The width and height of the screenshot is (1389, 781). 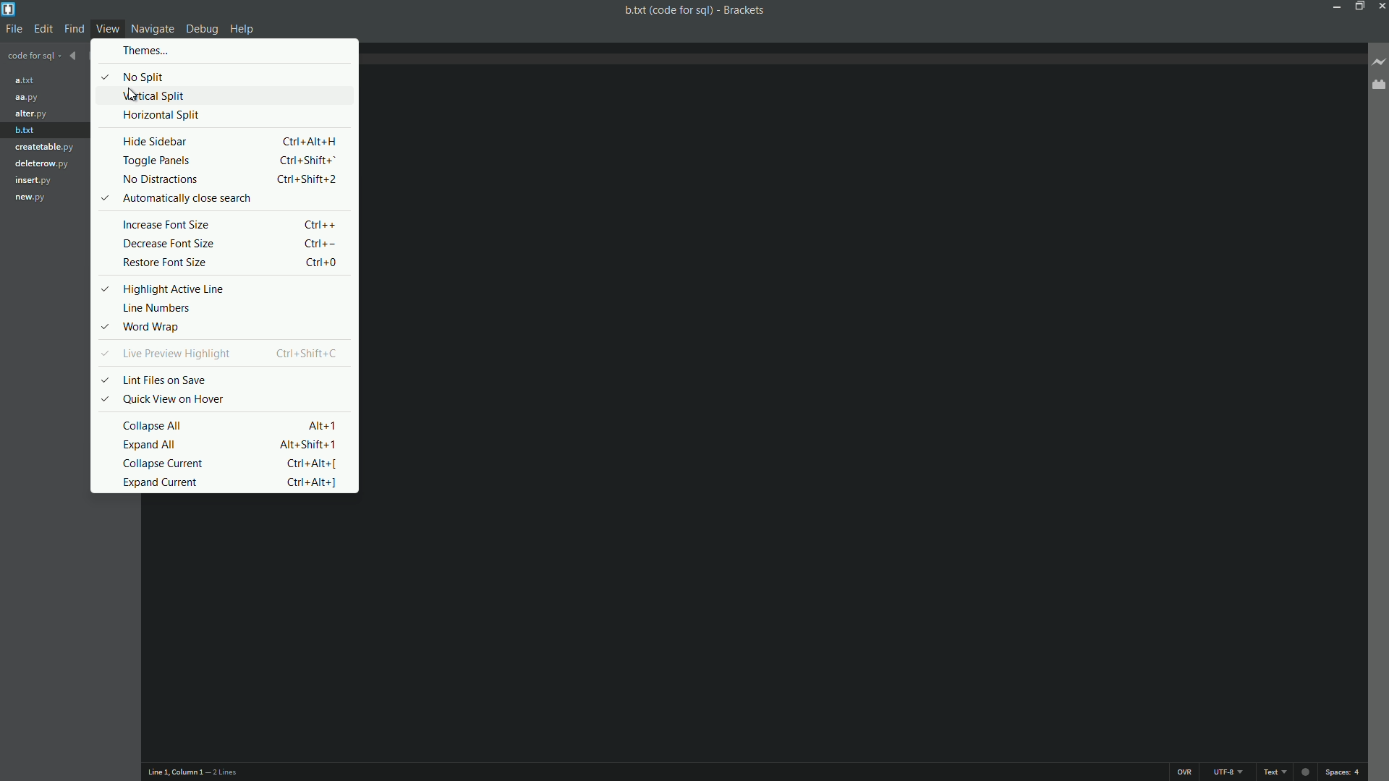 I want to click on App icon, so click(x=9, y=8).